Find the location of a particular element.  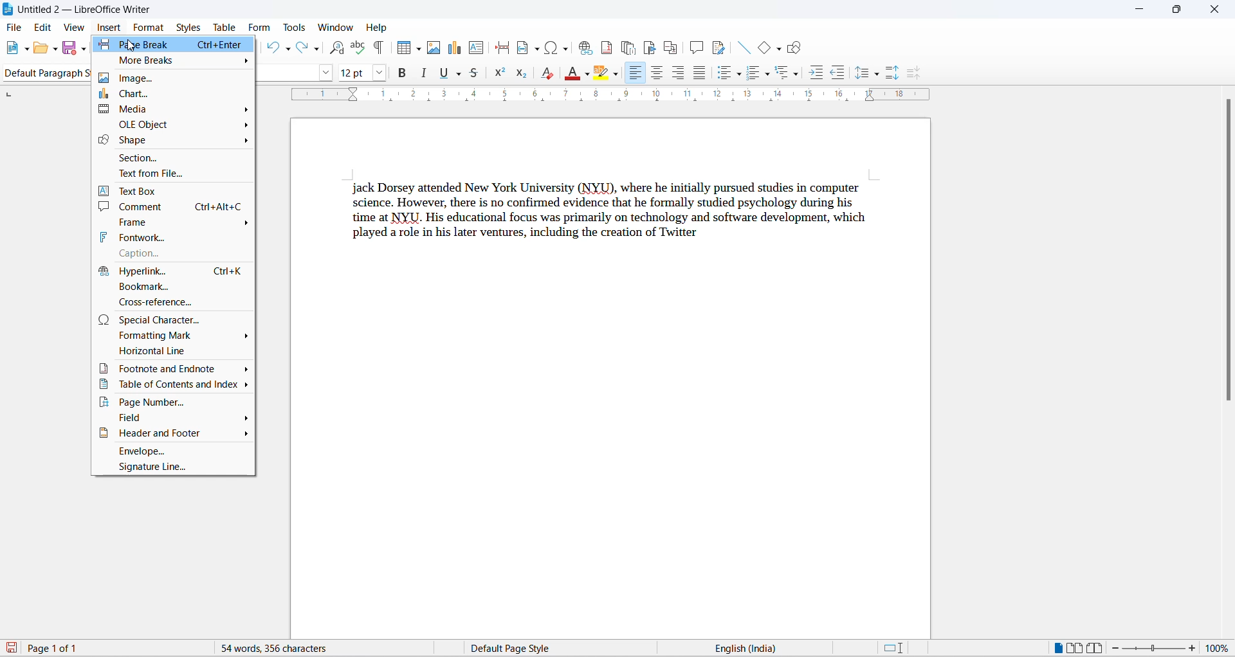

select outline format is located at coordinates (785, 76).